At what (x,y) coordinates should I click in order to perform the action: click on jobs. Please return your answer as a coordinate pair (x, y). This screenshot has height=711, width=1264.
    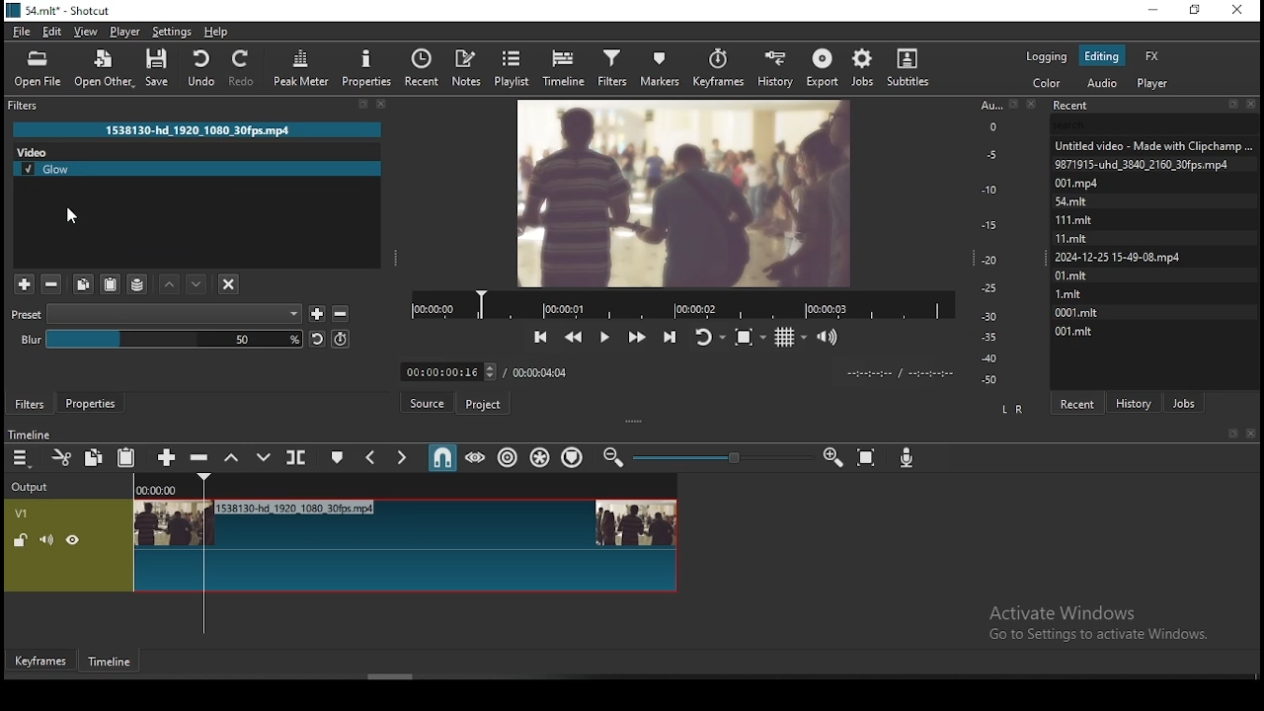
    Looking at the image, I should click on (1184, 401).